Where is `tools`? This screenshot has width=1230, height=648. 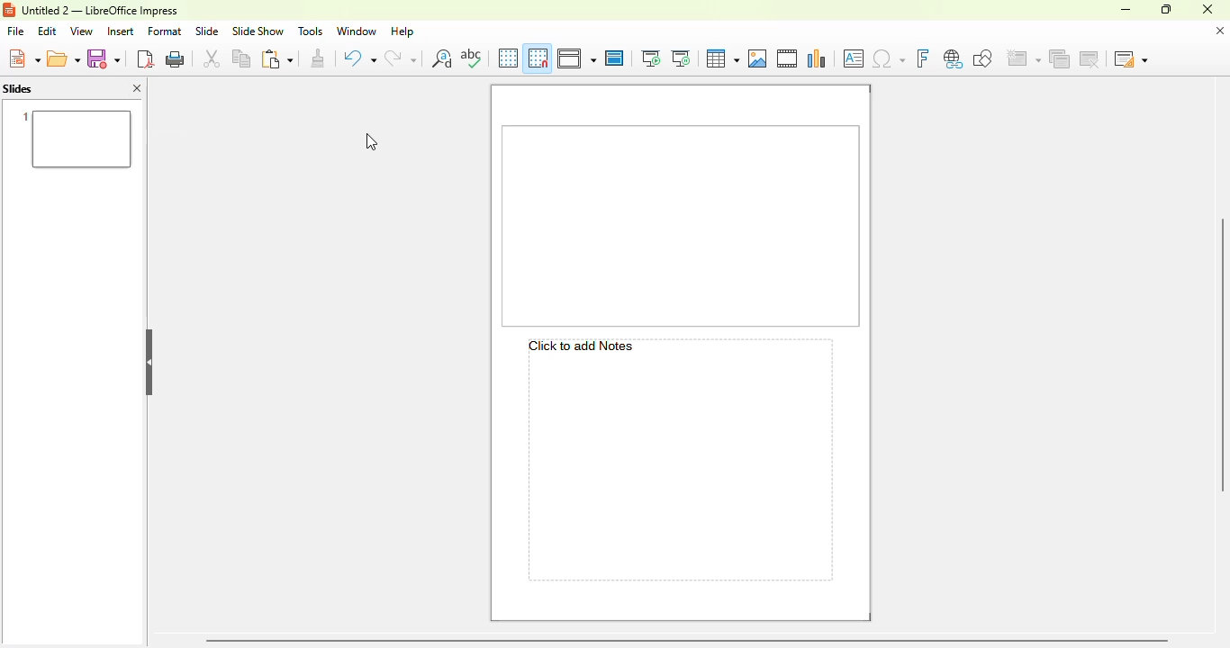
tools is located at coordinates (311, 31).